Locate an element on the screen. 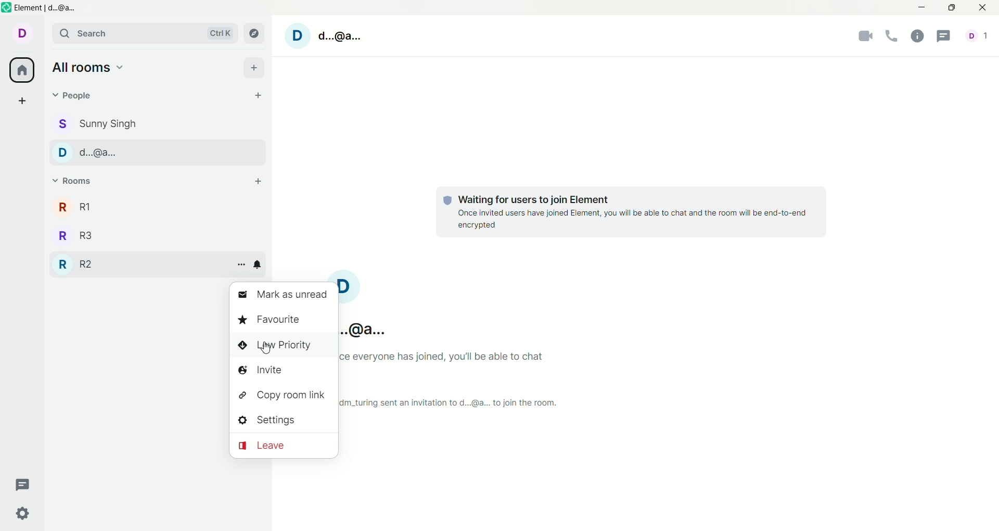 Image resolution: width=999 pixels, height=531 pixels. leave is located at coordinates (283, 446).